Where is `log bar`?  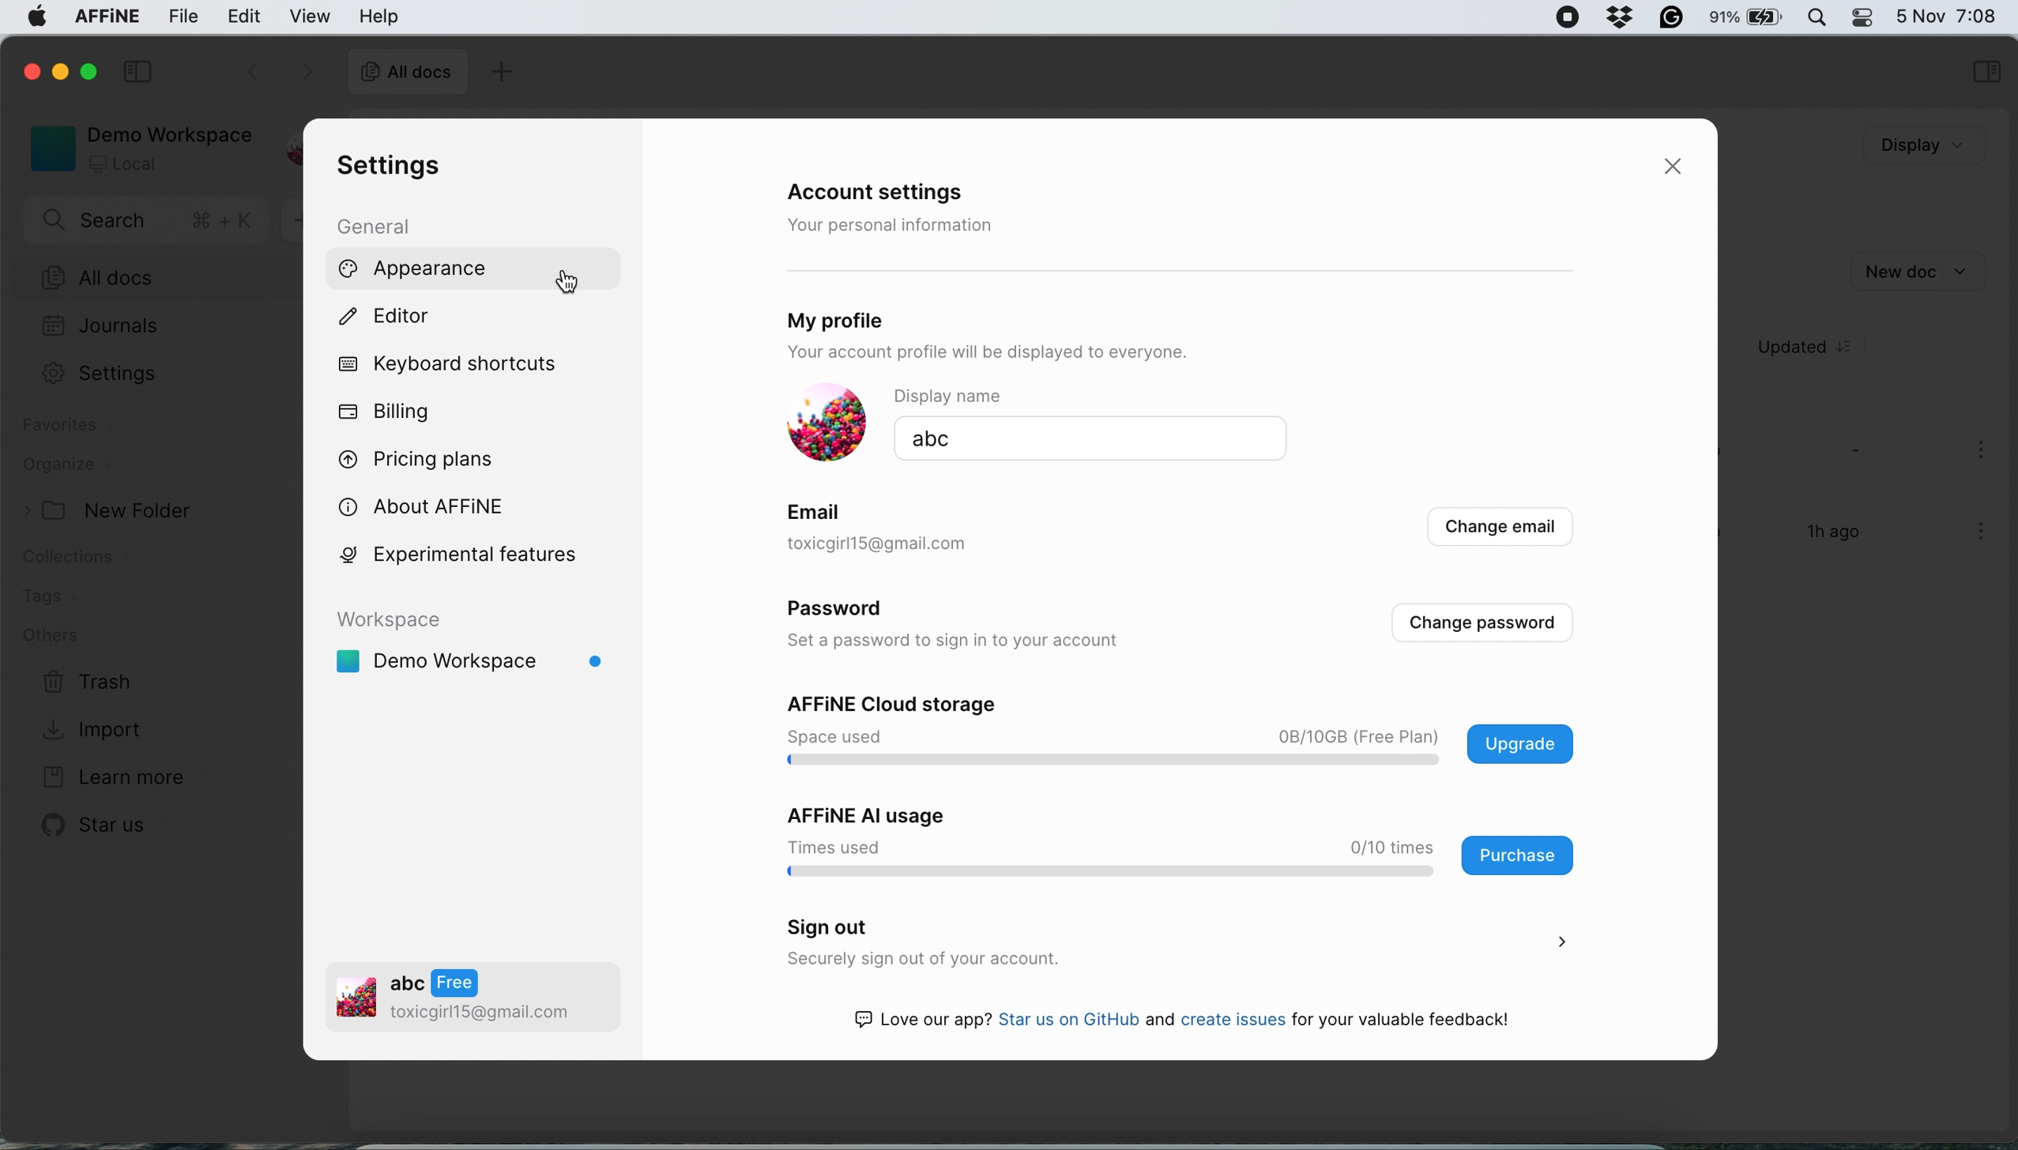 log bar is located at coordinates (1116, 874).